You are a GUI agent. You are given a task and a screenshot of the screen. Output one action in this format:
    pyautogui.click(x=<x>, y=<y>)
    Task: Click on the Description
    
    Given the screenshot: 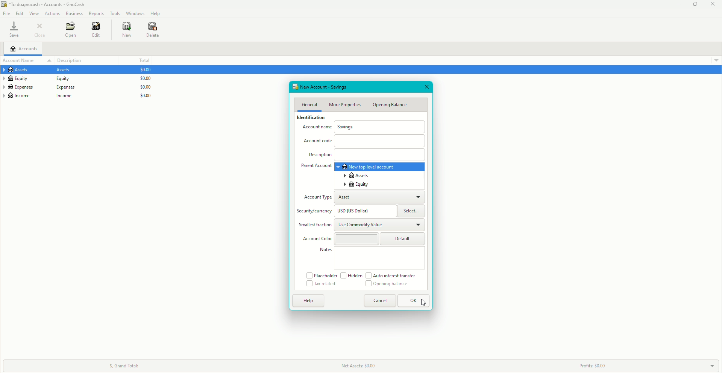 What is the action you would take?
    pyautogui.click(x=74, y=60)
    